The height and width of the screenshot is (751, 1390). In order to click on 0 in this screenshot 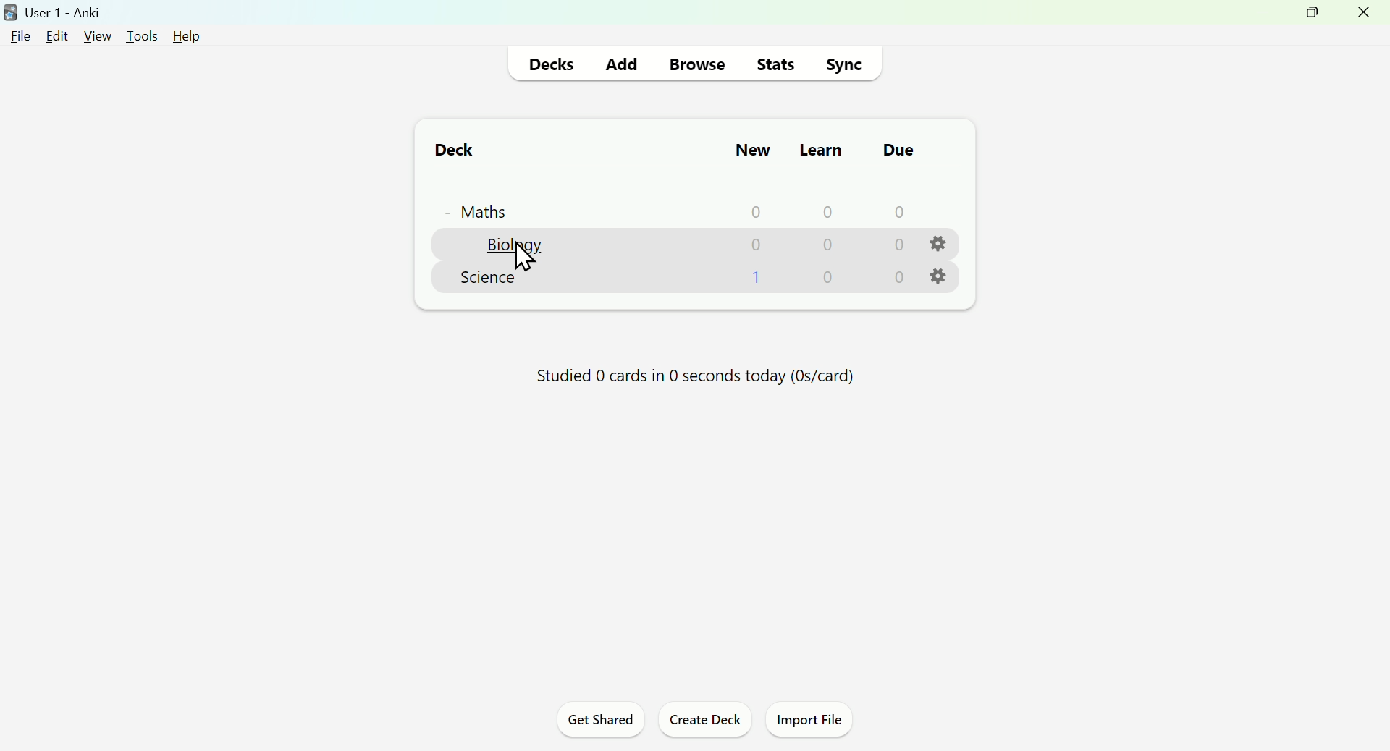, I will do `click(896, 246)`.